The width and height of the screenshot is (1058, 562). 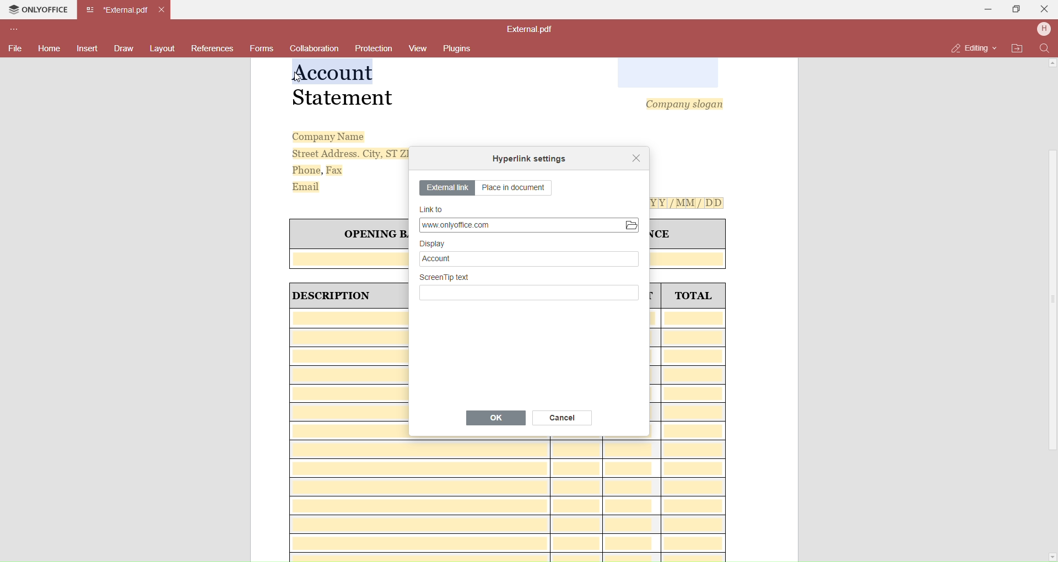 What do you see at coordinates (528, 258) in the screenshot?
I see `Account` at bounding box center [528, 258].